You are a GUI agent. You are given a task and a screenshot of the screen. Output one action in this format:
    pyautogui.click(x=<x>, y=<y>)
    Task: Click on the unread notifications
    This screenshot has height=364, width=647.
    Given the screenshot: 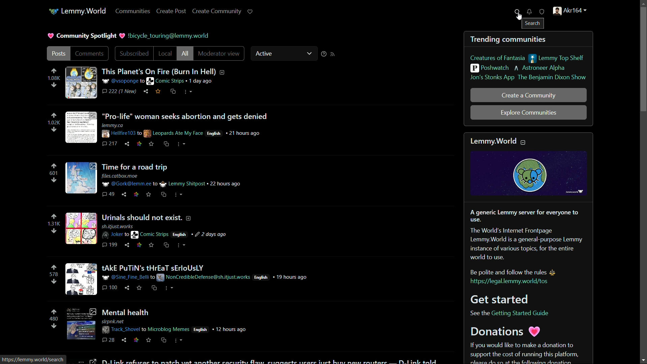 What is the action you would take?
    pyautogui.click(x=529, y=12)
    